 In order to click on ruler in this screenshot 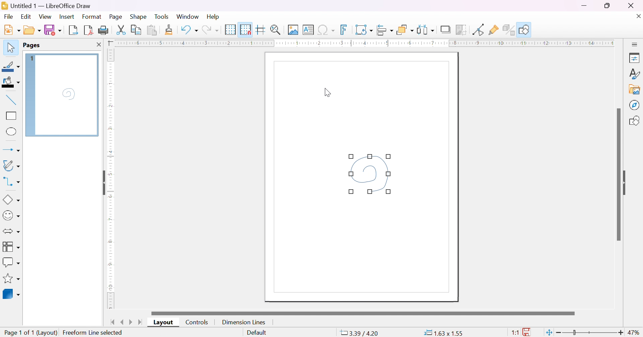, I will do `click(364, 43)`.